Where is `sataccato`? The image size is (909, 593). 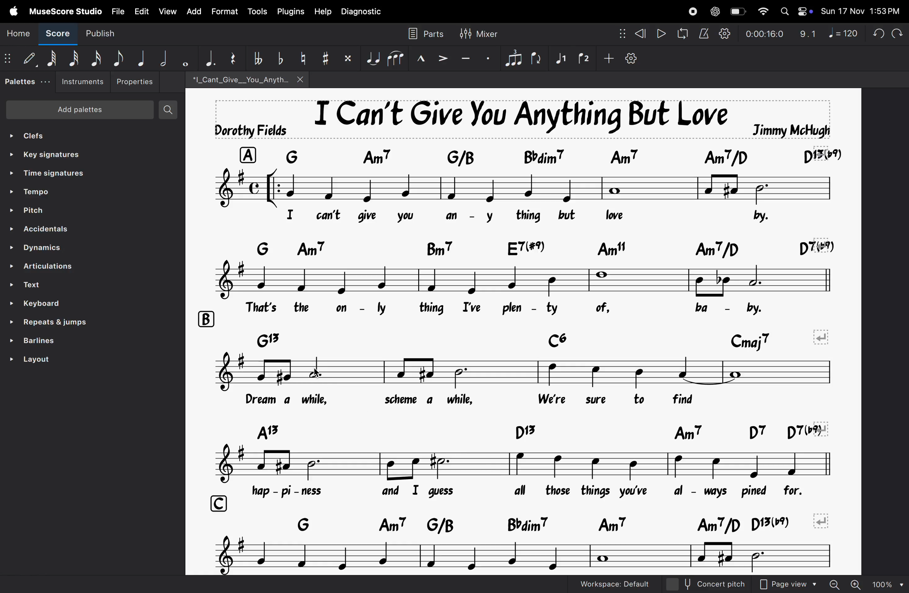 sataccato is located at coordinates (491, 57).